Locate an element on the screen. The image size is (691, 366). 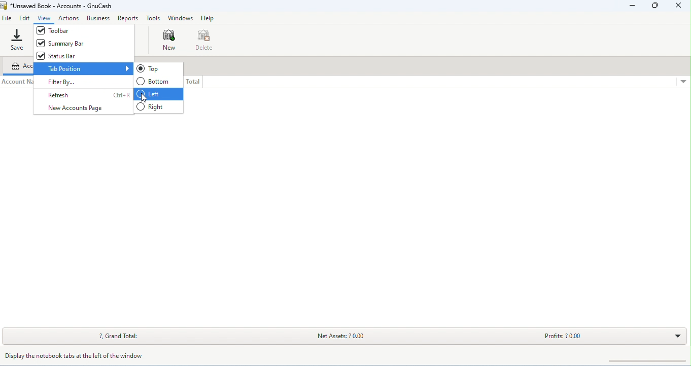
grand total is located at coordinates (115, 336).